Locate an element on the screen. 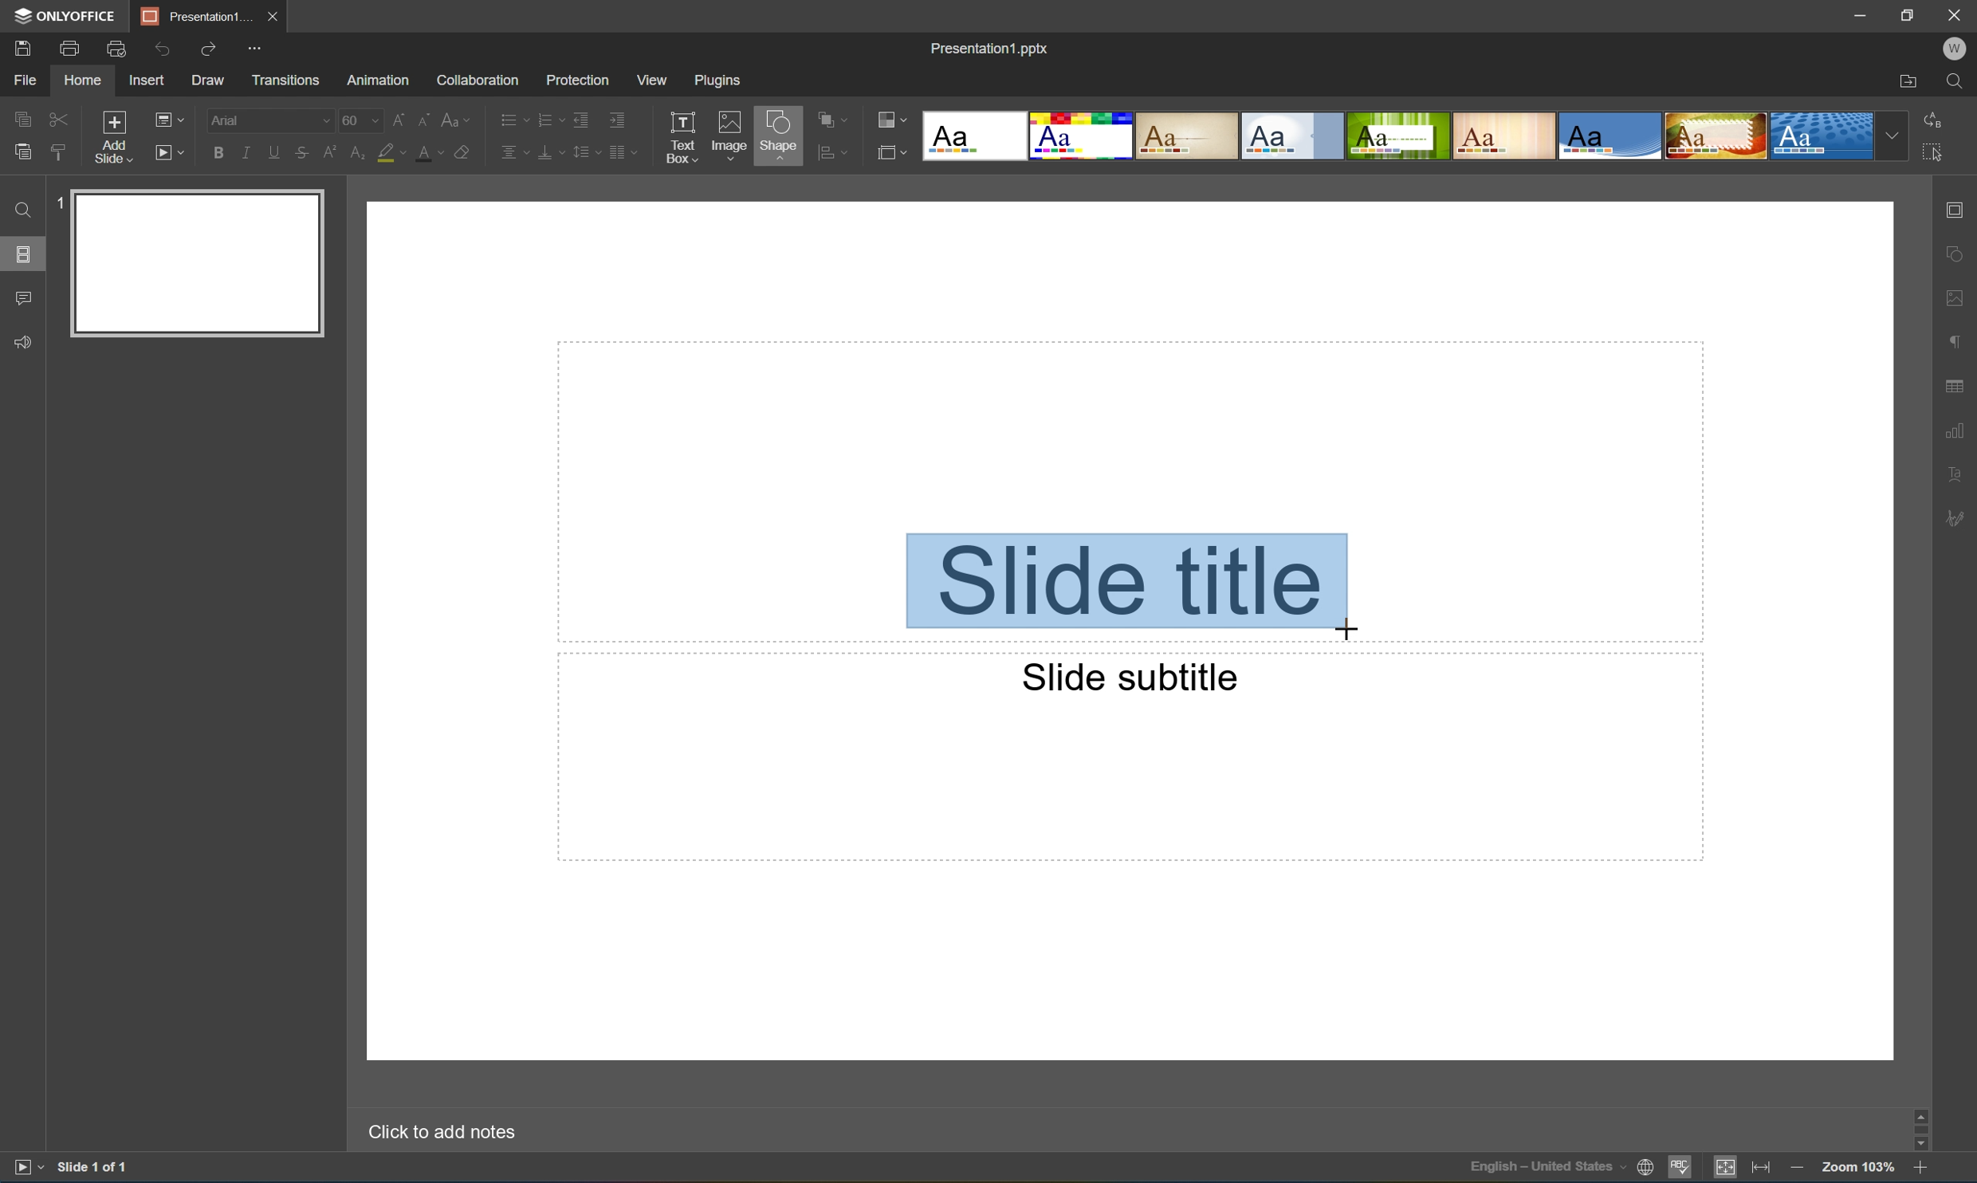 Image resolution: width=1977 pixels, height=1183 pixels. Fit to slide is located at coordinates (1729, 1171).